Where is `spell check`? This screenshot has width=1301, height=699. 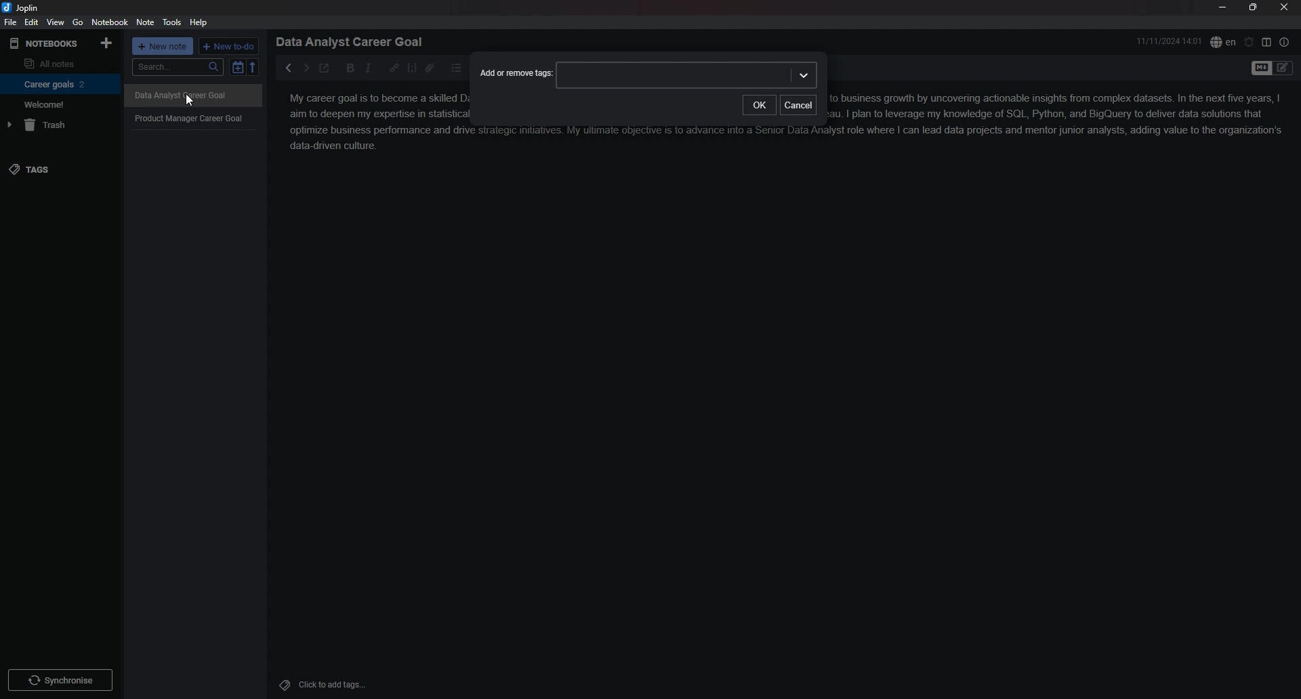 spell check is located at coordinates (1223, 42).